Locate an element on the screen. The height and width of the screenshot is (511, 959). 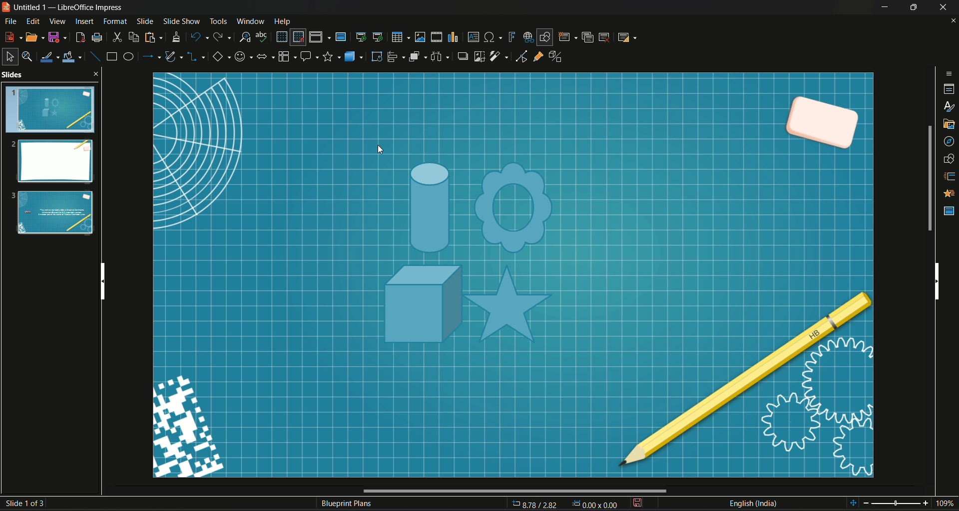
rectangle is located at coordinates (111, 56).